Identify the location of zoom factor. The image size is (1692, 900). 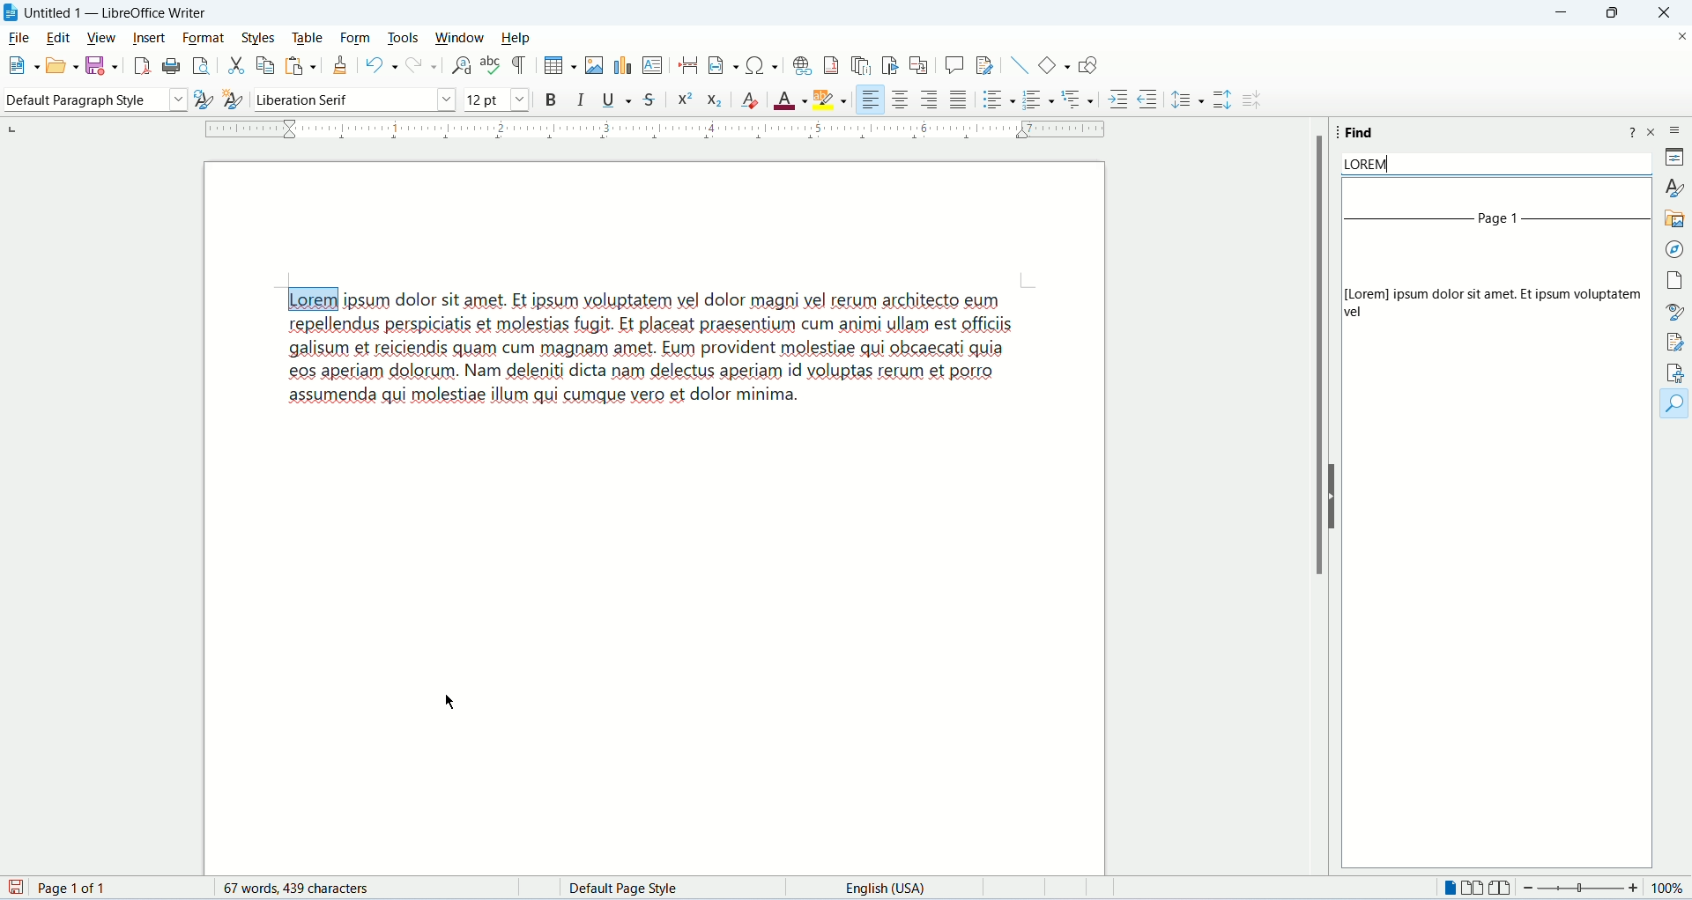
(1604, 887).